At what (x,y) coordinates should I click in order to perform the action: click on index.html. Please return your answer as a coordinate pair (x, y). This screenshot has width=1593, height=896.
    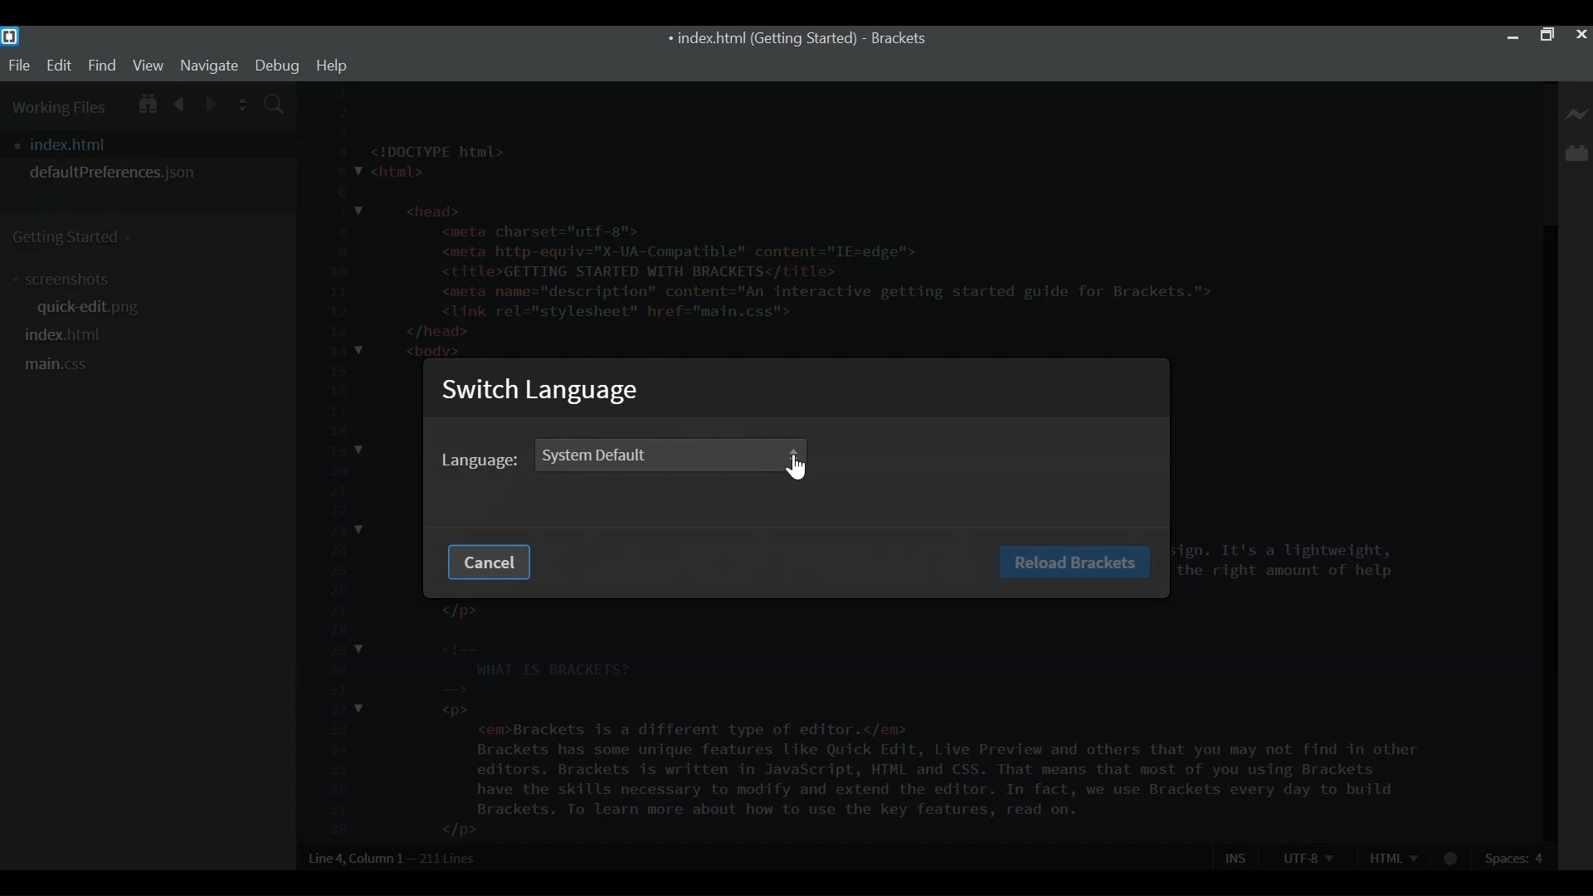
    Looking at the image, I should click on (153, 144).